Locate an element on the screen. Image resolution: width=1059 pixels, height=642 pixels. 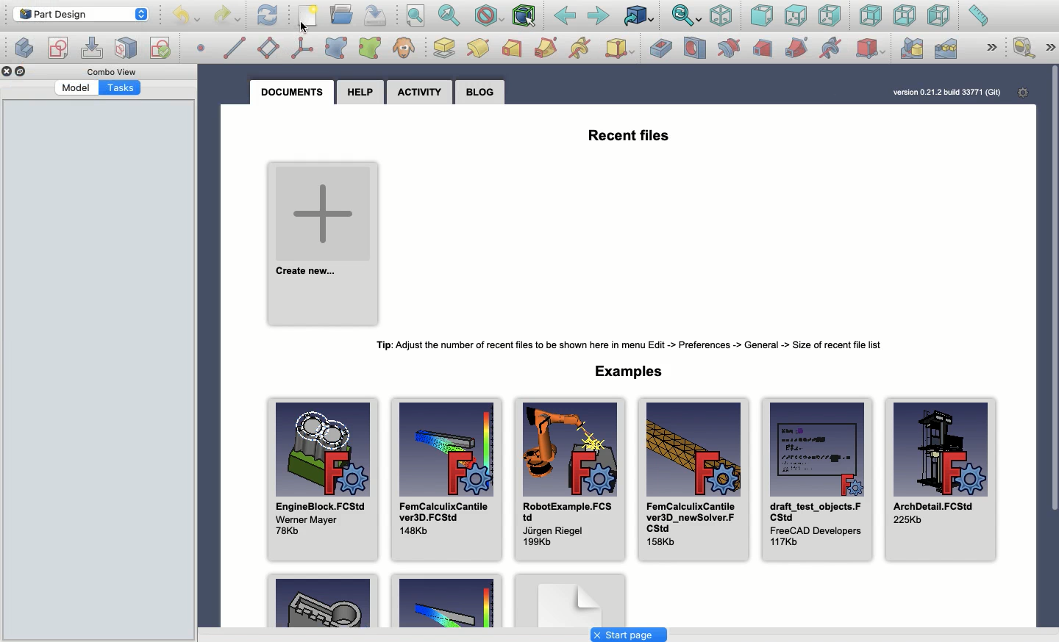
Pad is located at coordinates (445, 48).